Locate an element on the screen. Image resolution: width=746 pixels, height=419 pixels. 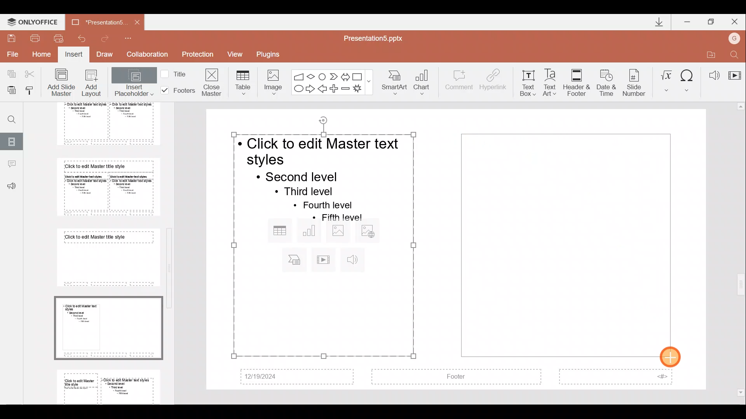
SmartArt is located at coordinates (396, 83).